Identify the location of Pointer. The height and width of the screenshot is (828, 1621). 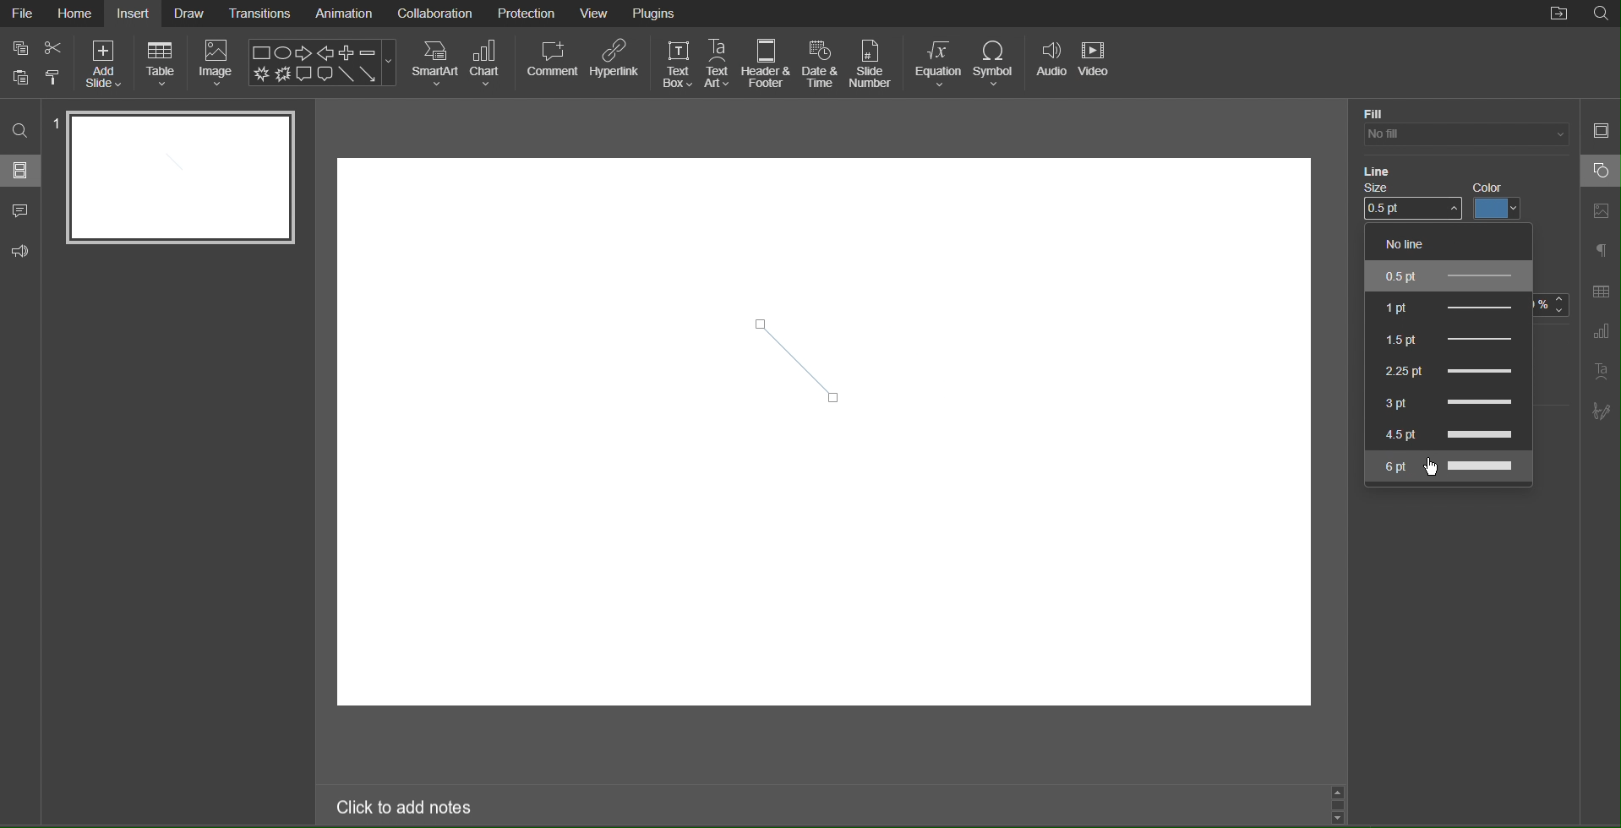
(1435, 477).